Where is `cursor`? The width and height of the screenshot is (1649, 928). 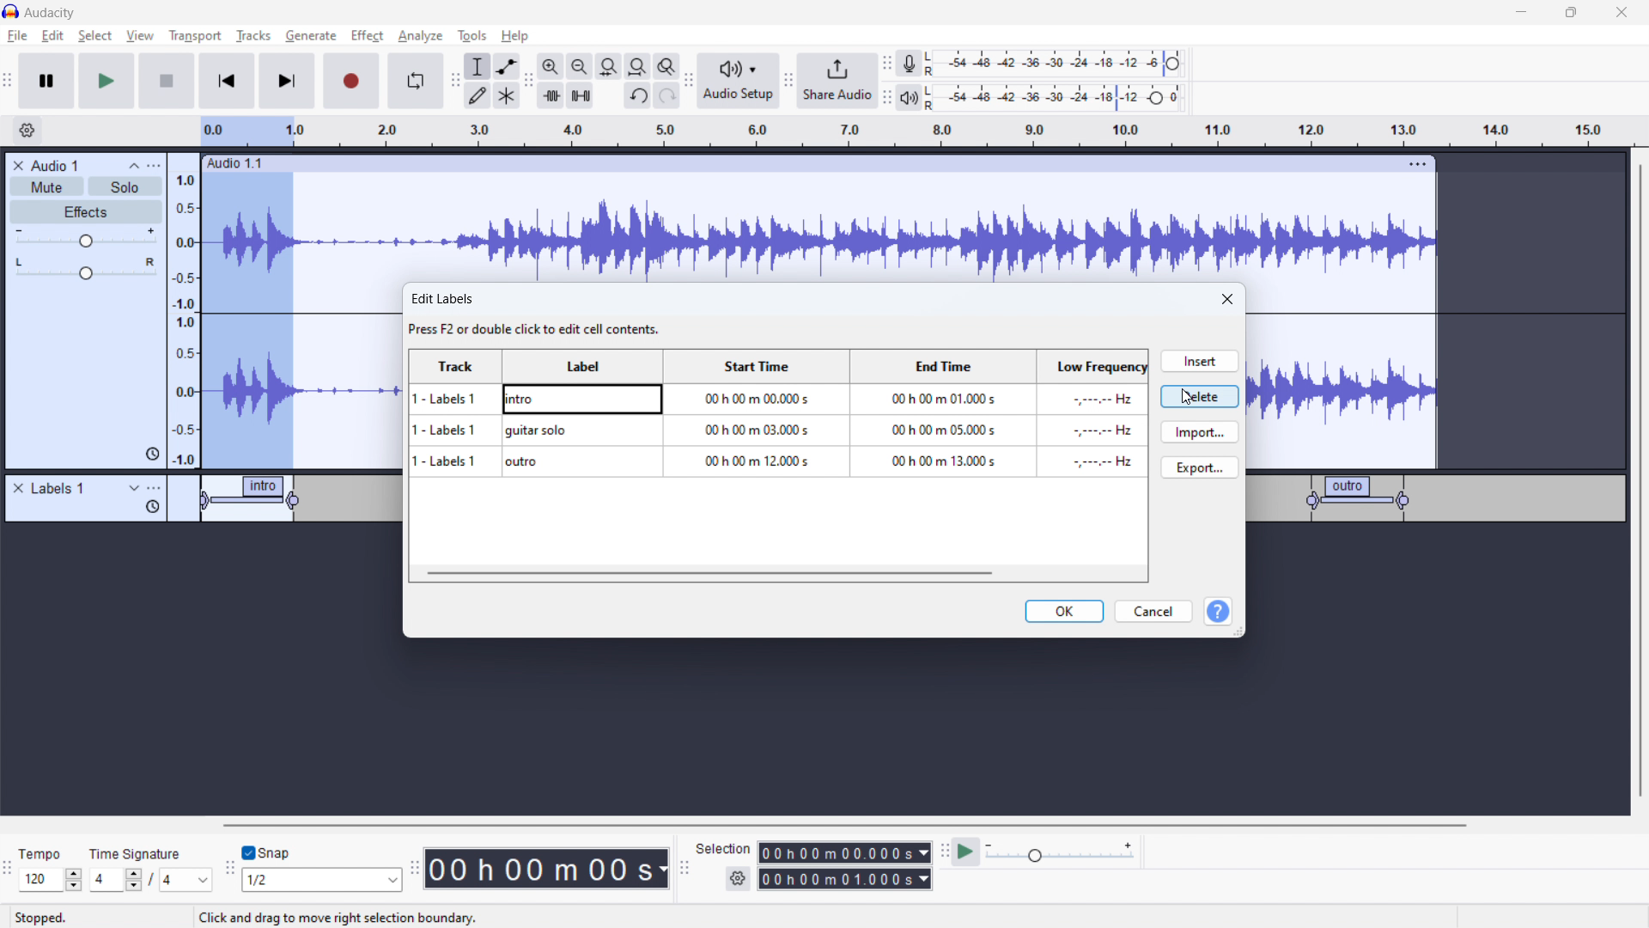
cursor is located at coordinates (1186, 400).